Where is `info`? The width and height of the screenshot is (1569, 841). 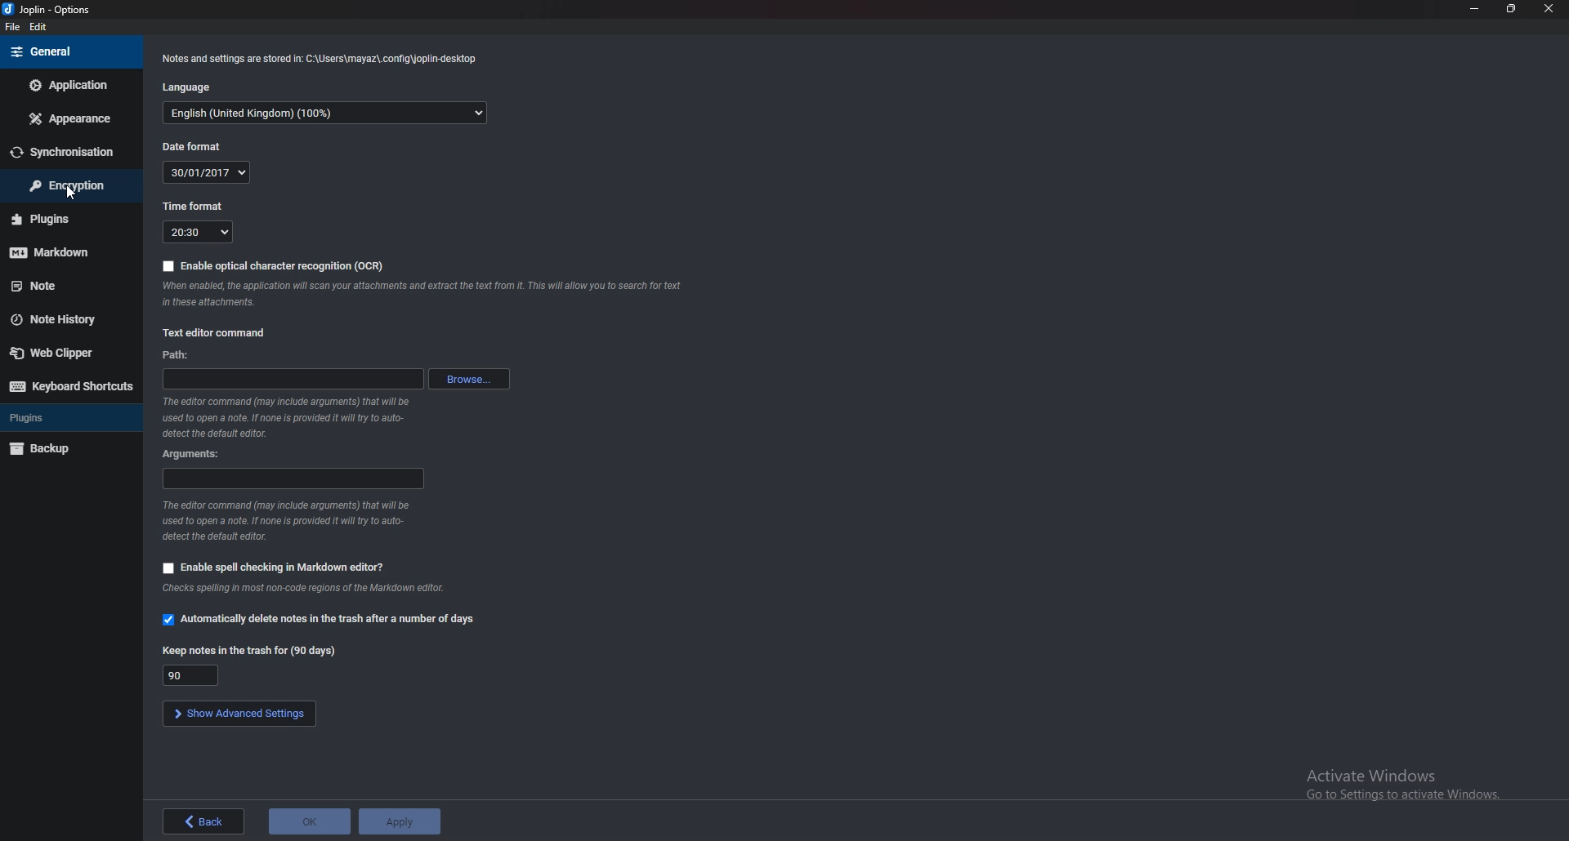 info is located at coordinates (286, 419).